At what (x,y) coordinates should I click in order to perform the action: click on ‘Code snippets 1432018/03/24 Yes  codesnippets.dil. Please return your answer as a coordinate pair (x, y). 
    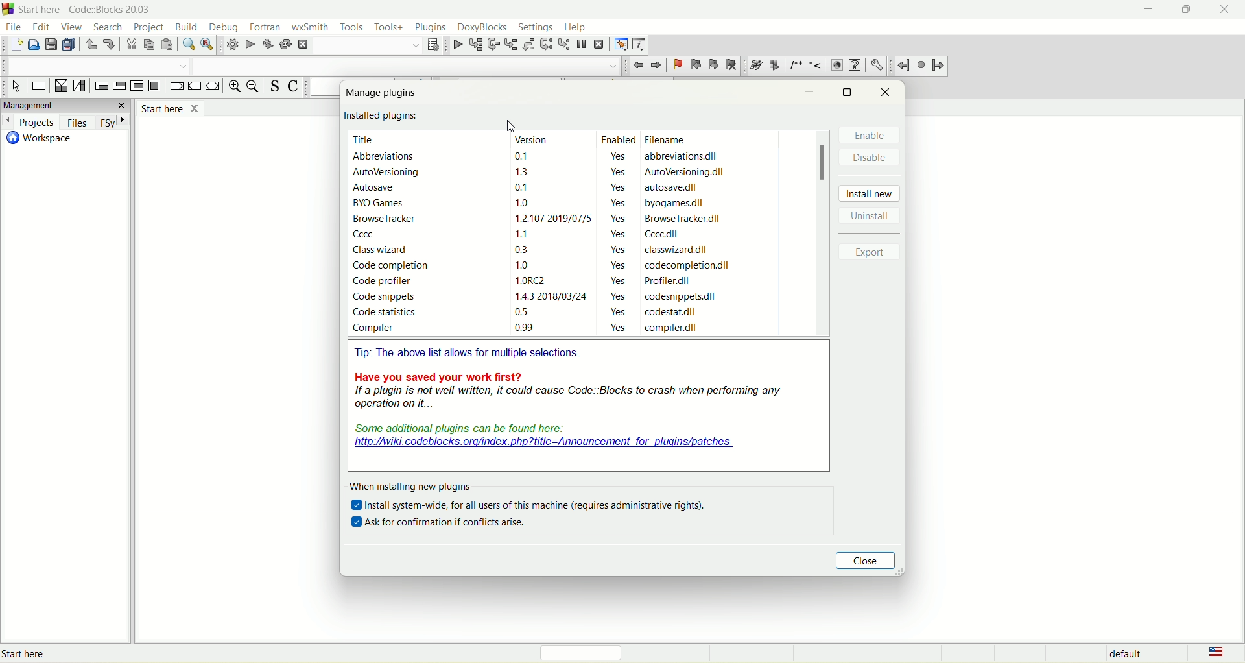
    Looking at the image, I should click on (533, 296).